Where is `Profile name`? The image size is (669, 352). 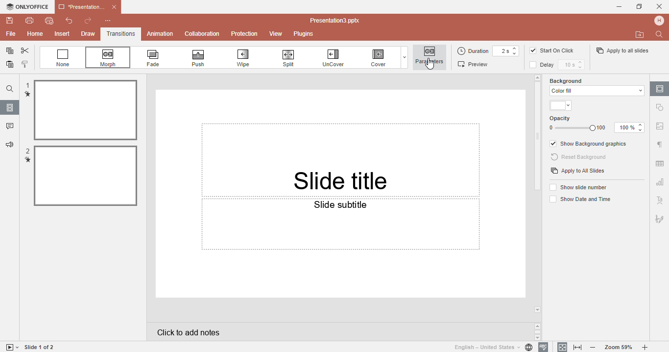 Profile name is located at coordinates (660, 20).